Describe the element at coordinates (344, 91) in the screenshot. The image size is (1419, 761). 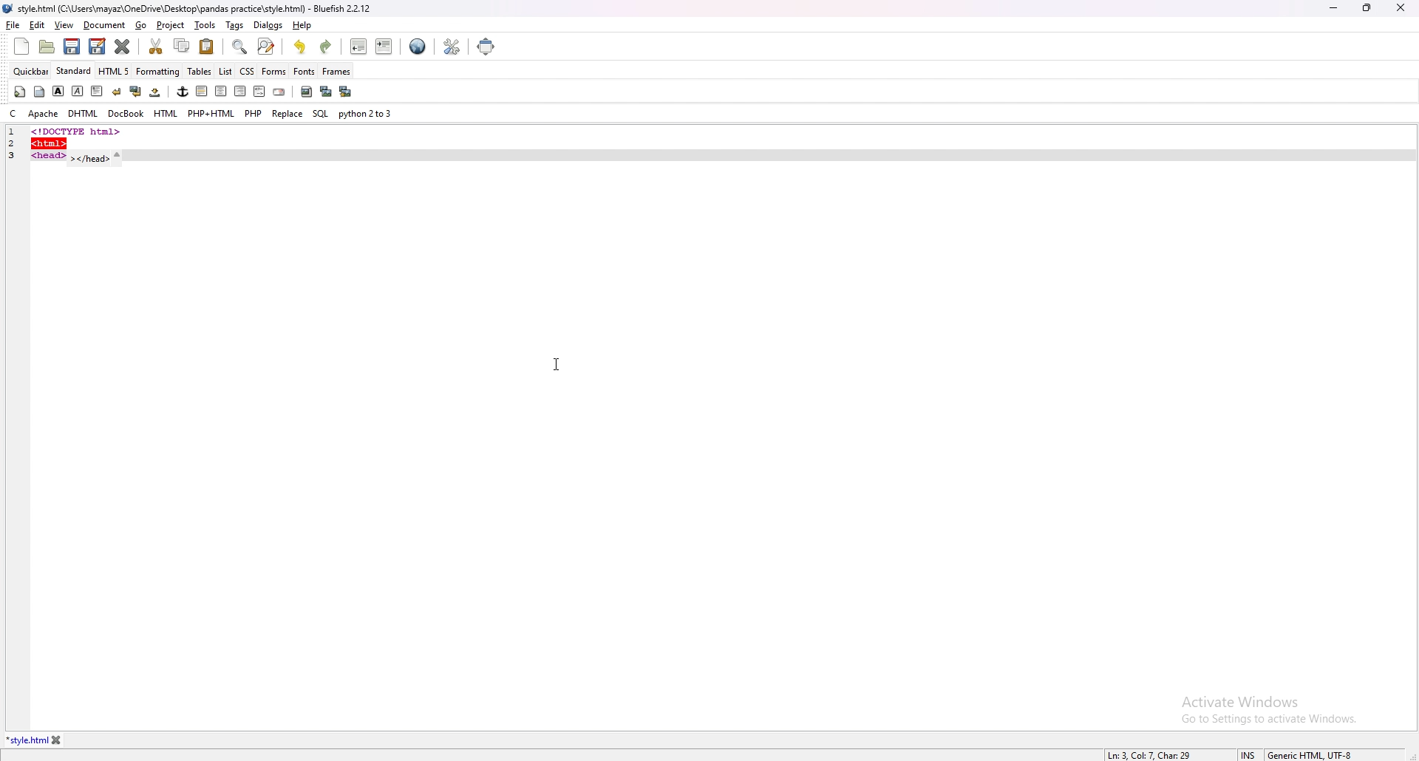
I see `multi thumbnail` at that location.